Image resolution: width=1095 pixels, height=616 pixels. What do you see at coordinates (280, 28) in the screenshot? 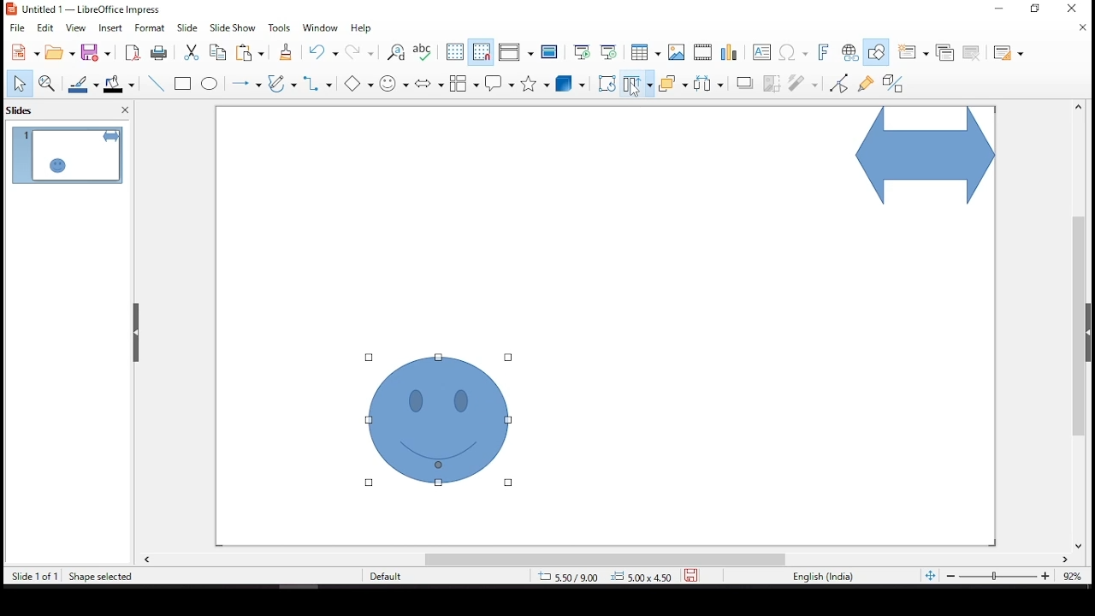
I see `tools` at bounding box center [280, 28].